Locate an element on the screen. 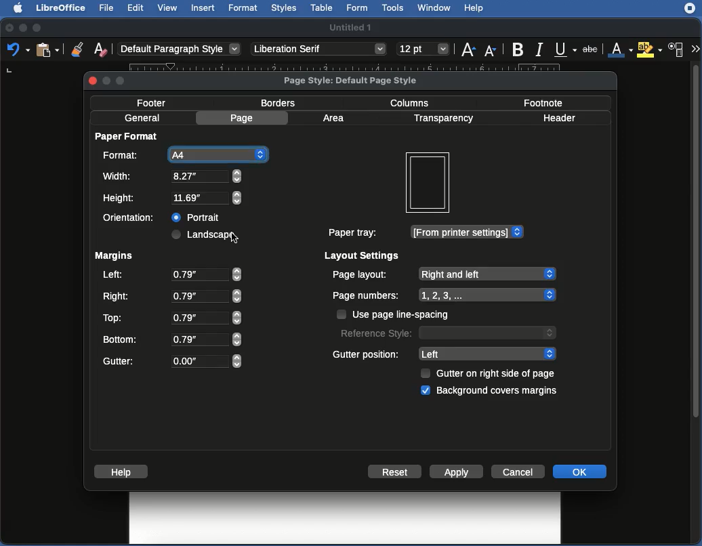 The image size is (702, 546). checkbox is located at coordinates (342, 314).